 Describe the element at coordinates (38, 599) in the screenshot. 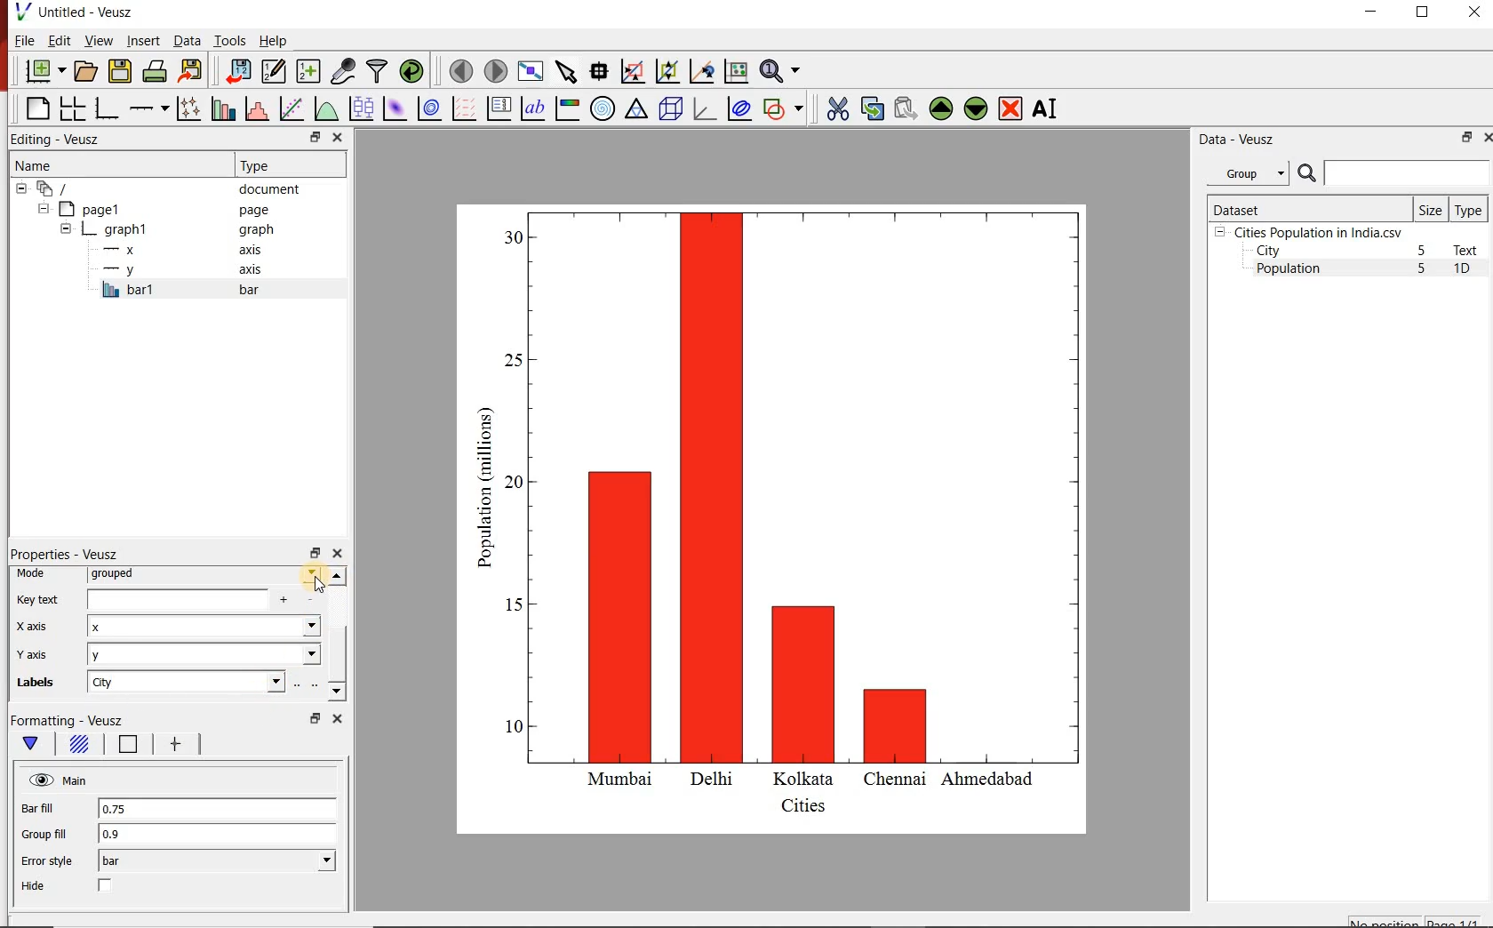

I see `key text` at that location.